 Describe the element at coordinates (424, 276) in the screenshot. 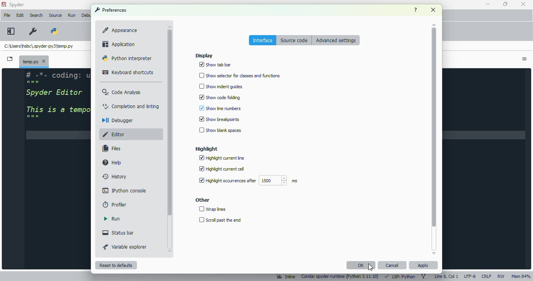

I see `git branch` at that location.